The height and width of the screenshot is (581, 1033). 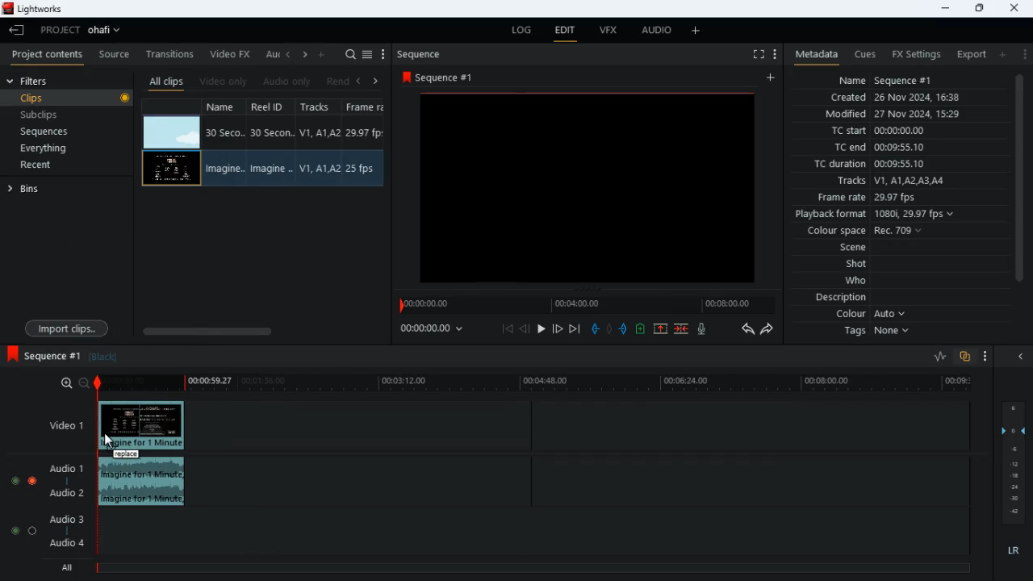 What do you see at coordinates (698, 30) in the screenshot?
I see `more` at bounding box center [698, 30].